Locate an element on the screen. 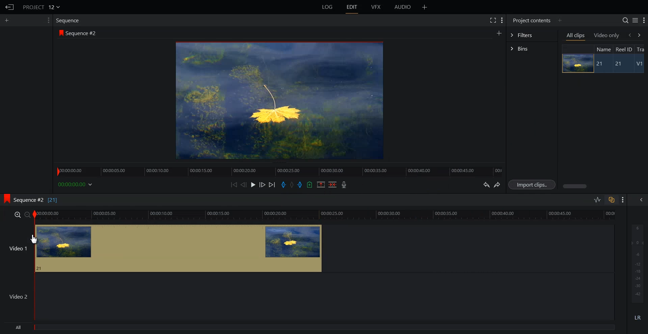  Video only is located at coordinates (607, 35).